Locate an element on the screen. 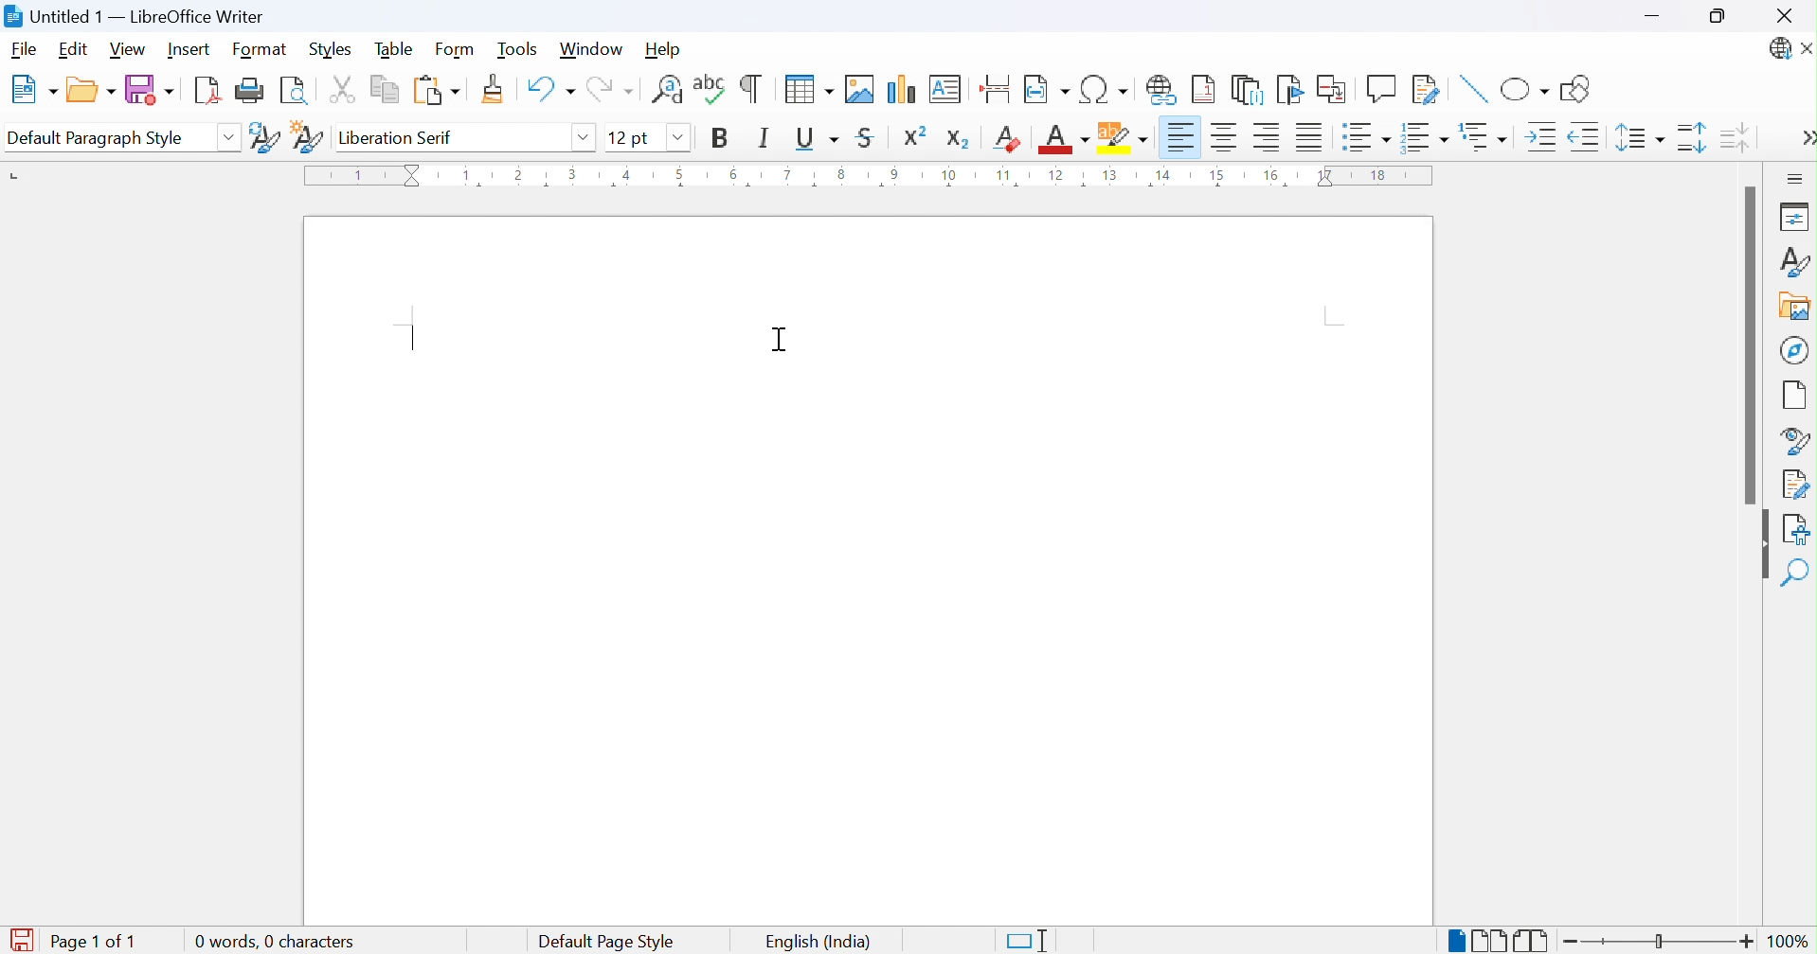  Insert image is located at coordinates (862, 88).